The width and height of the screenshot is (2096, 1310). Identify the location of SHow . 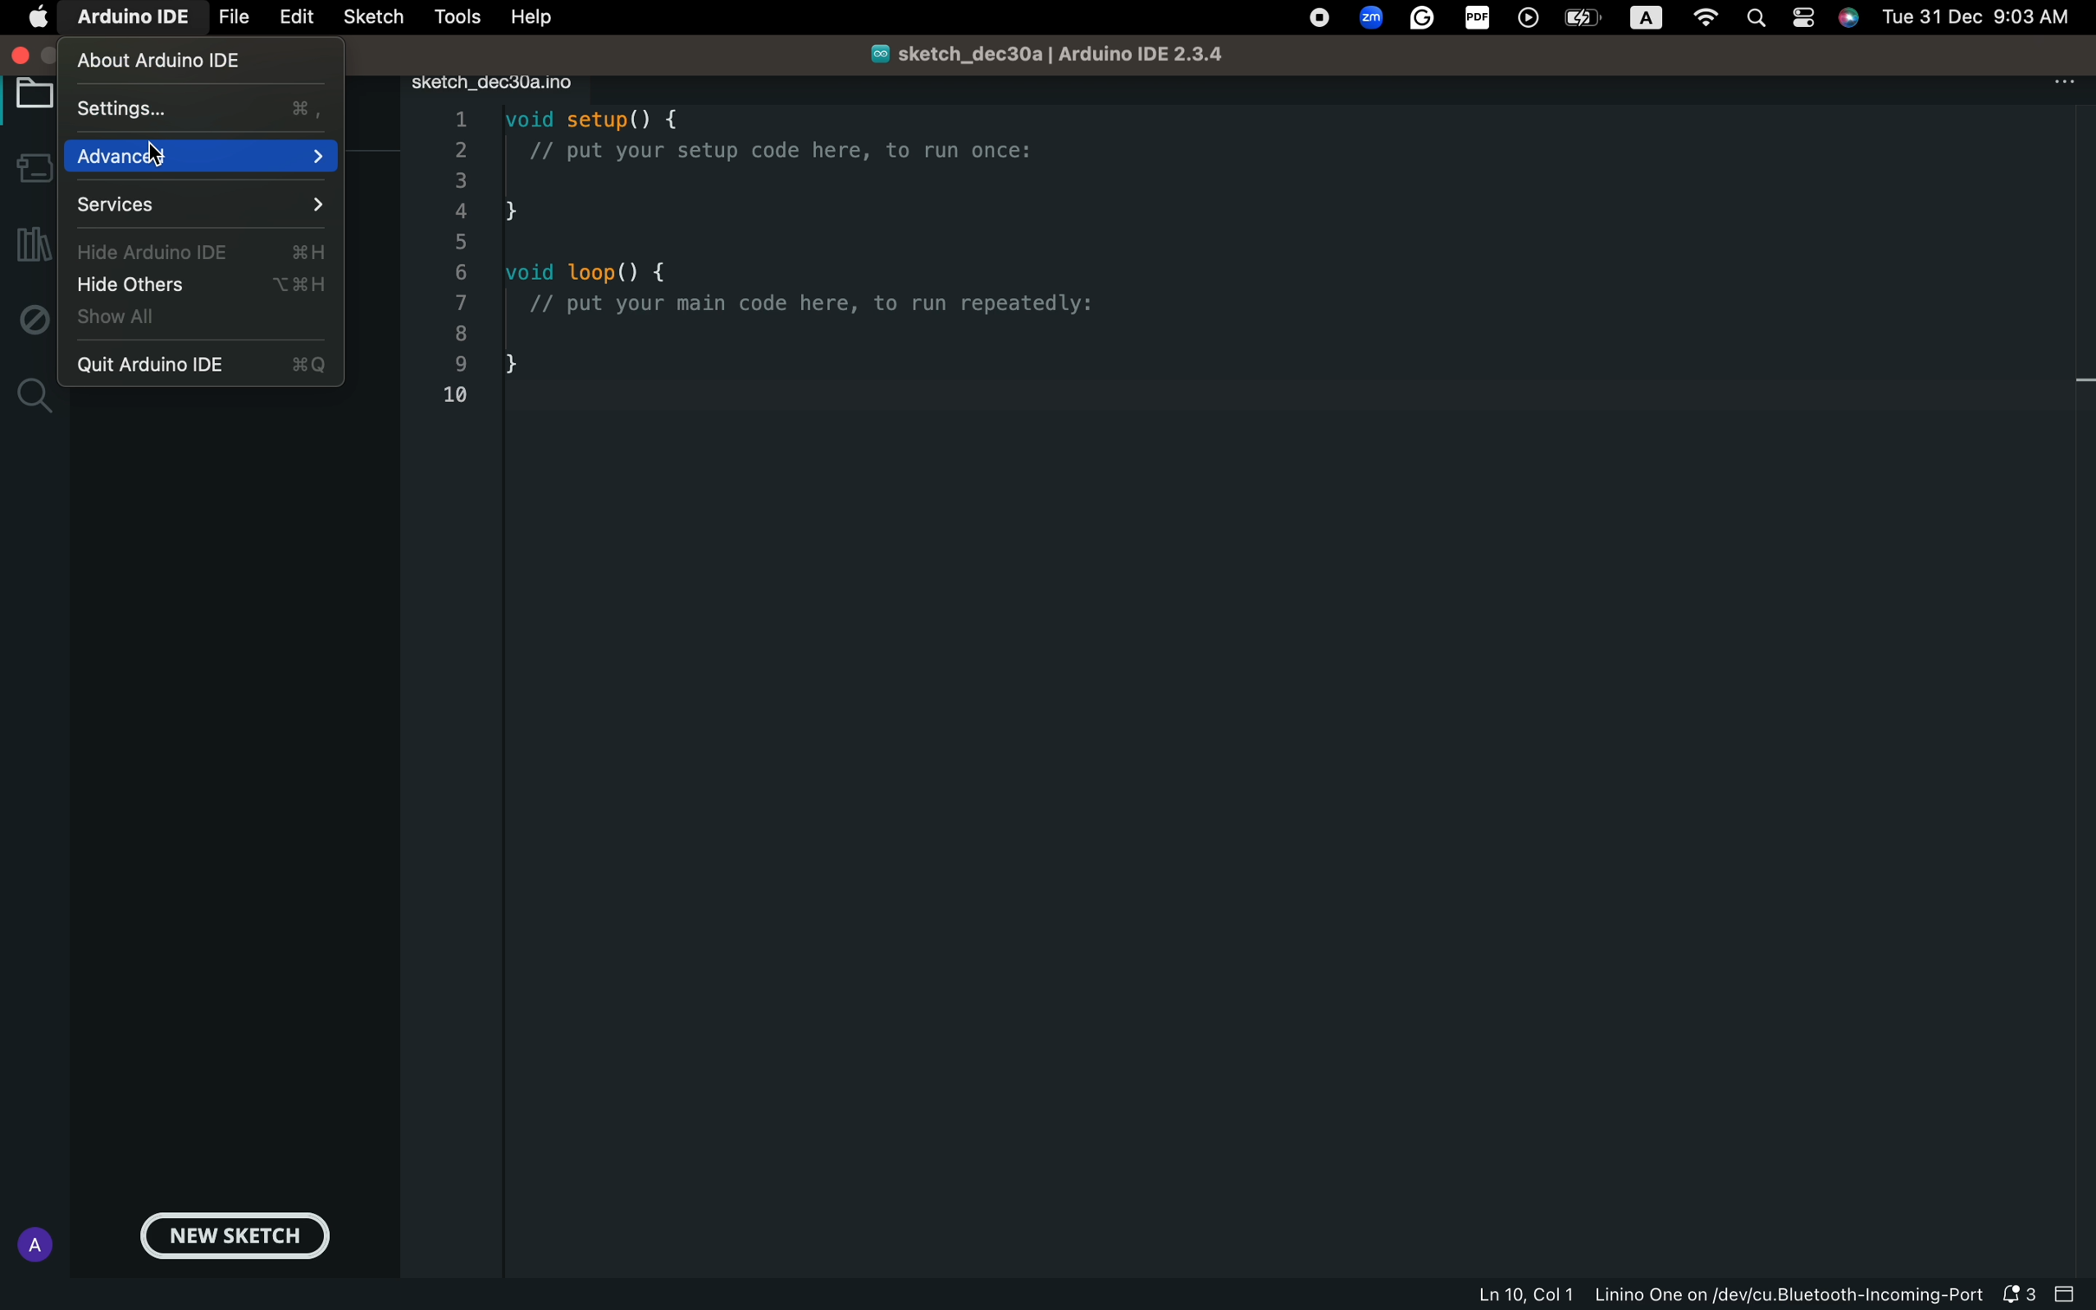
(136, 320).